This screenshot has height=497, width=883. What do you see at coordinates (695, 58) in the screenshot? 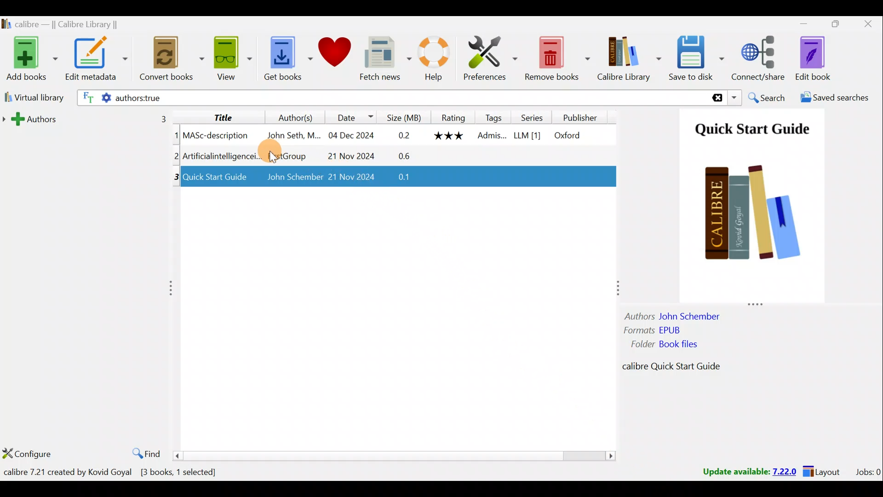
I see `Save to disk` at bounding box center [695, 58].